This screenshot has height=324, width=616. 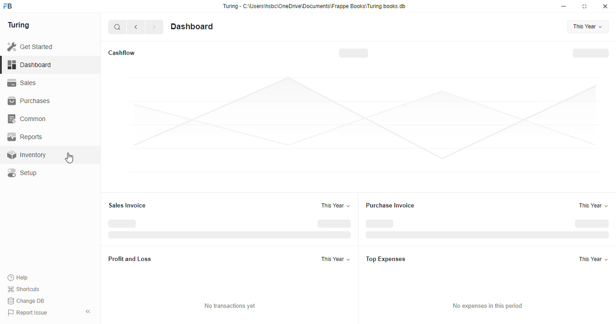 What do you see at coordinates (8, 6) in the screenshot?
I see `FB-logo` at bounding box center [8, 6].